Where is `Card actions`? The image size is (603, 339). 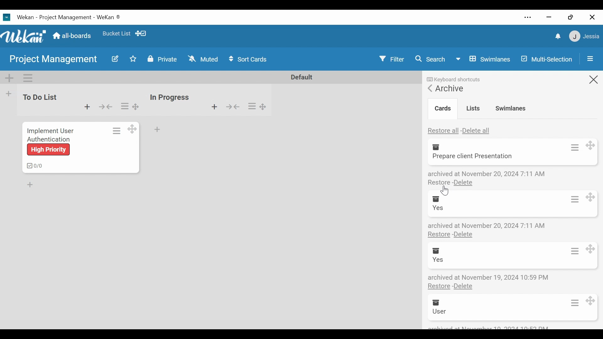 Card actions is located at coordinates (573, 250).